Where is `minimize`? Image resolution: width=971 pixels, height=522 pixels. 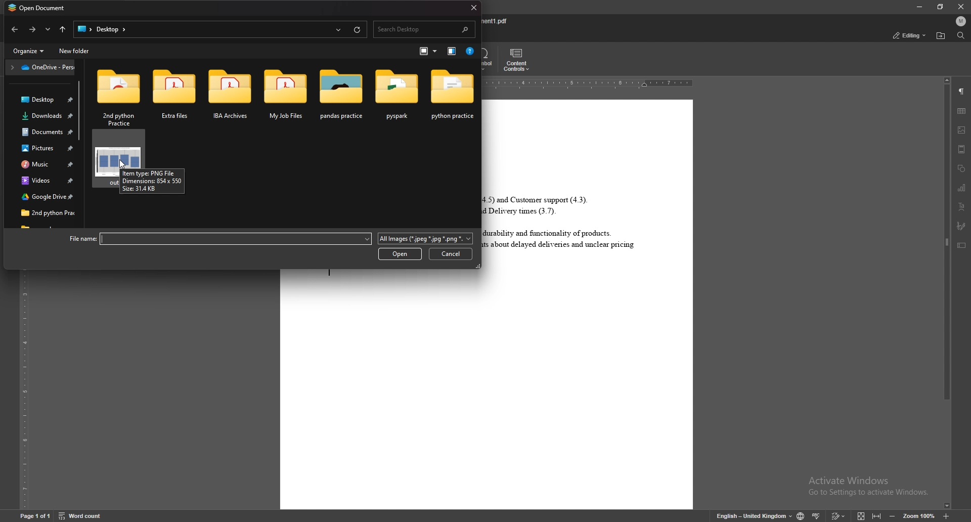
minimize is located at coordinates (918, 7).